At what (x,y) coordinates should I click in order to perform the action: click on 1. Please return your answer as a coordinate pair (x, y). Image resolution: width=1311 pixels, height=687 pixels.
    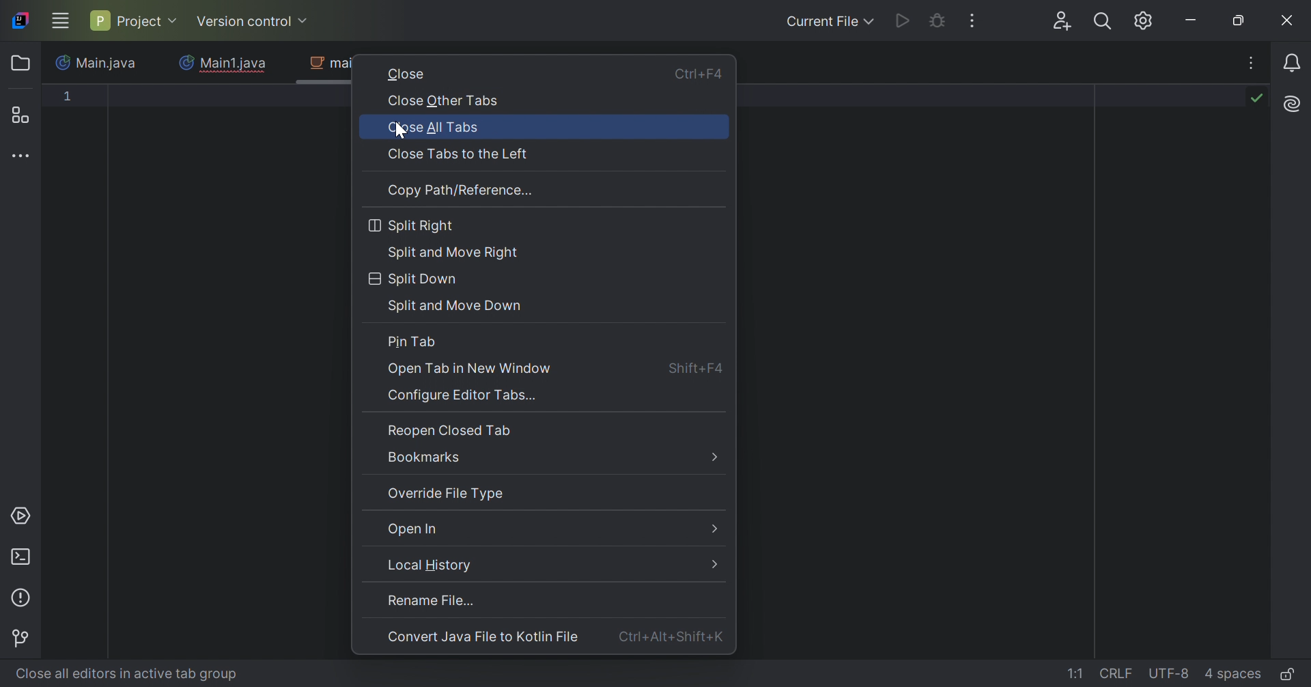
    Looking at the image, I should click on (69, 96).